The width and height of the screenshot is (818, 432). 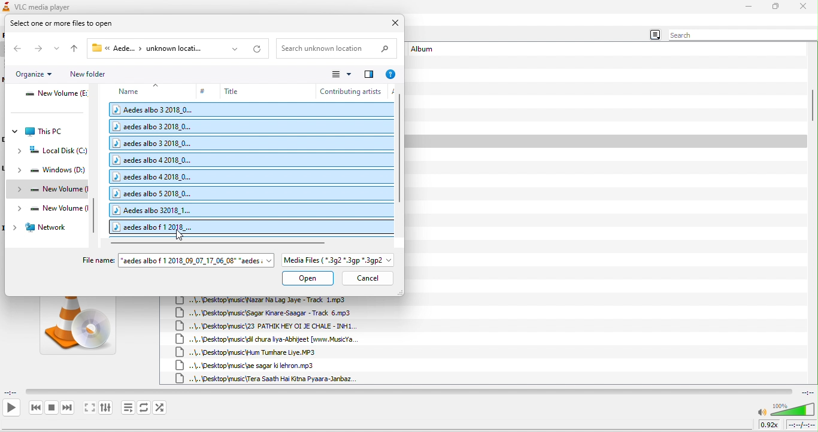 What do you see at coordinates (84, 25) in the screenshot?
I see `select one or more files to open` at bounding box center [84, 25].